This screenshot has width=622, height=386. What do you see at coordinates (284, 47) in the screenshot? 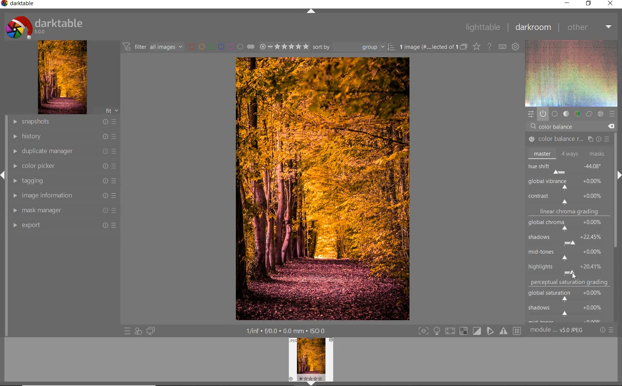
I see `selected image range rating` at bounding box center [284, 47].